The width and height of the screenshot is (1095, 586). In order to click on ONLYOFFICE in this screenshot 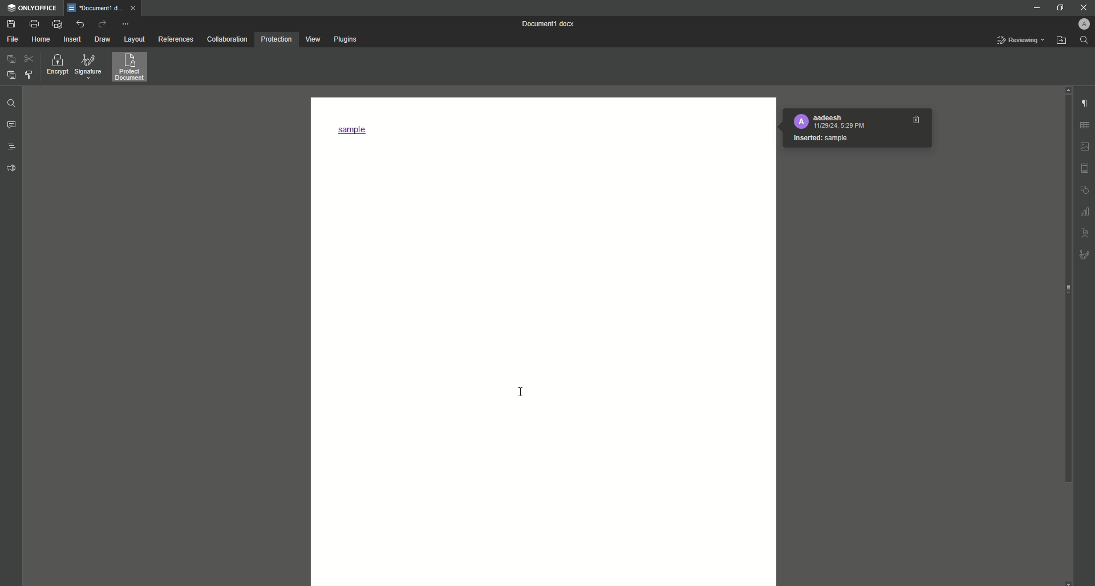, I will do `click(33, 7)`.